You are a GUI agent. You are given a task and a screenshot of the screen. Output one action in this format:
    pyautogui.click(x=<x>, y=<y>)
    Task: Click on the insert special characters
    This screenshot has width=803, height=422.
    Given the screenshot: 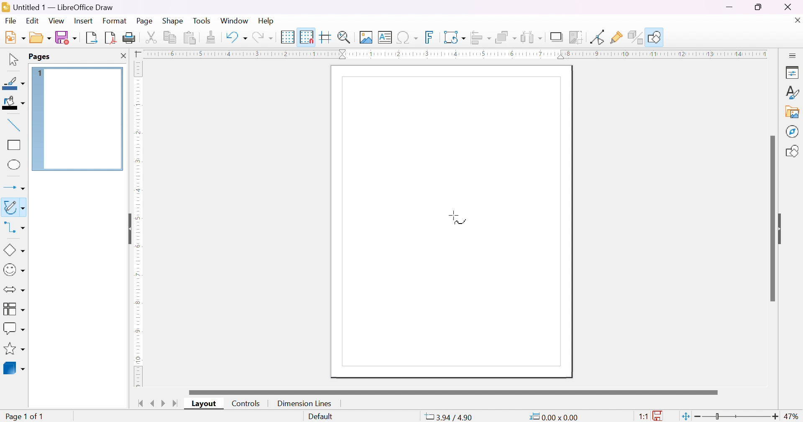 What is the action you would take?
    pyautogui.click(x=408, y=37)
    